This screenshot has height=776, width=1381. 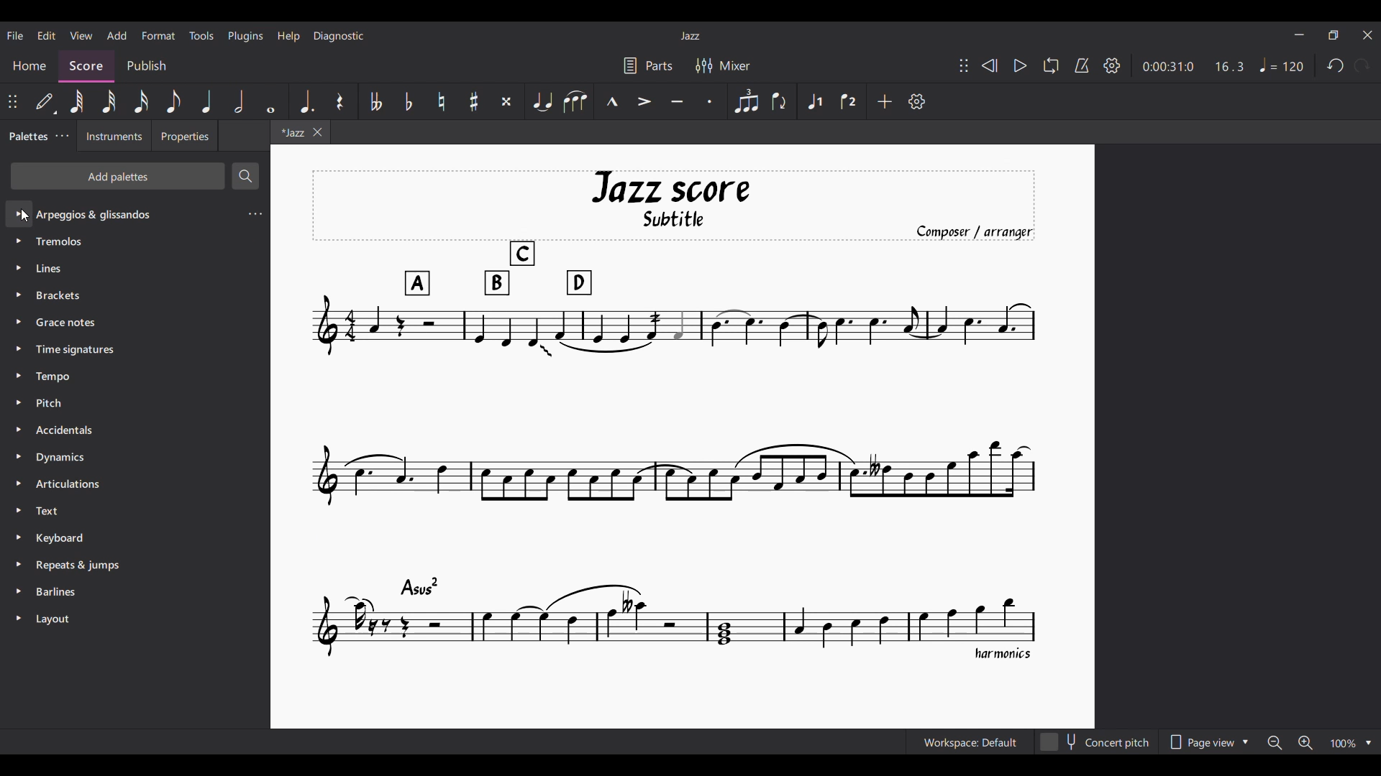 I want to click on Whole note, so click(x=271, y=101).